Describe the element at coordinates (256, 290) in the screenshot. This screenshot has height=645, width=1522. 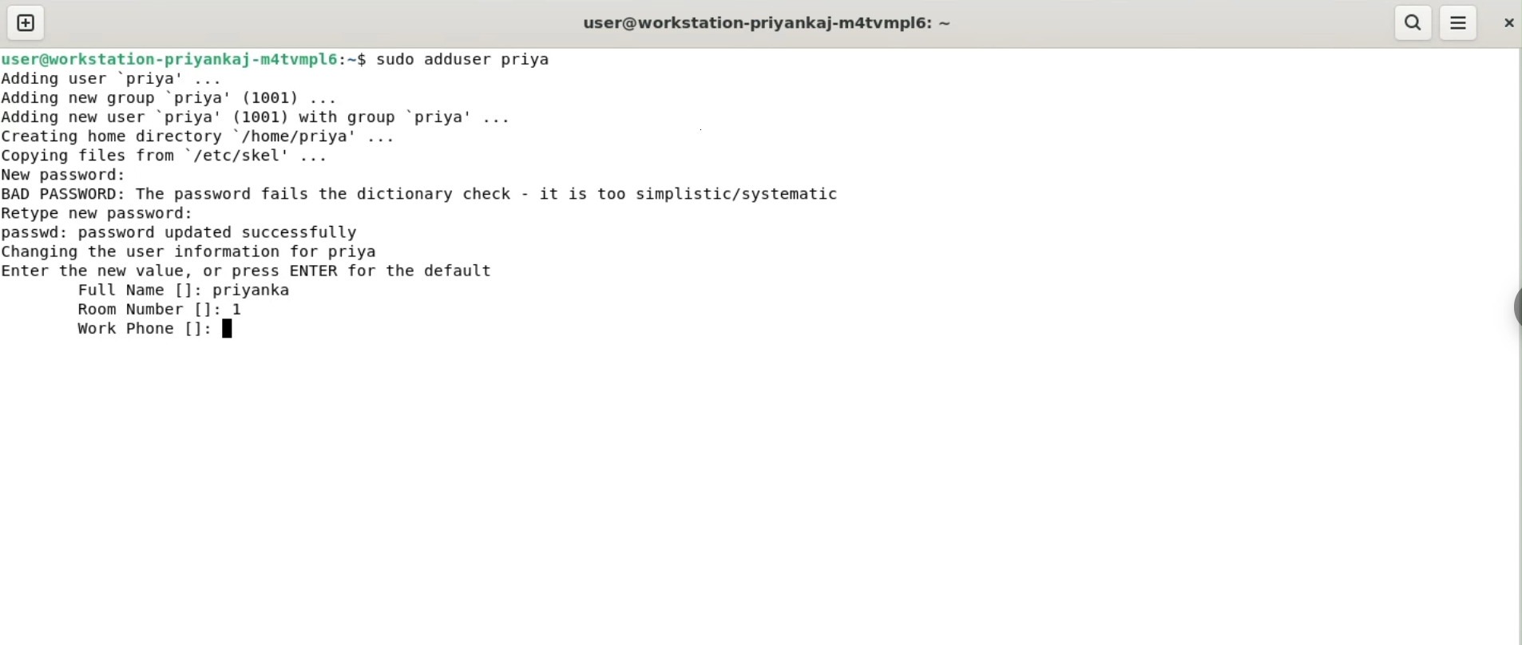
I see `priyanka` at that location.